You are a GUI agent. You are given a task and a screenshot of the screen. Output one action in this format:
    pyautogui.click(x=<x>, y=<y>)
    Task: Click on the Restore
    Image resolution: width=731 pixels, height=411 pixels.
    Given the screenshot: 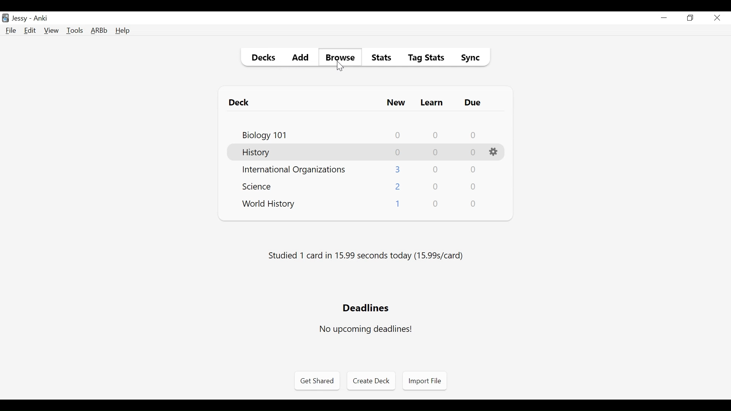 What is the action you would take?
    pyautogui.click(x=691, y=18)
    